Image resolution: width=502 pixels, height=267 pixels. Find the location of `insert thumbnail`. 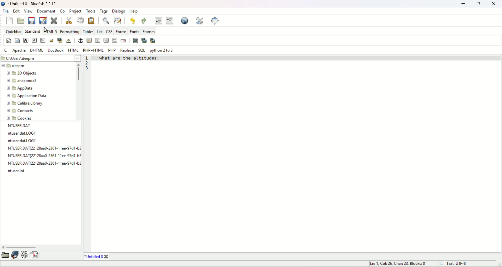

insert thumbnail is located at coordinates (144, 40).